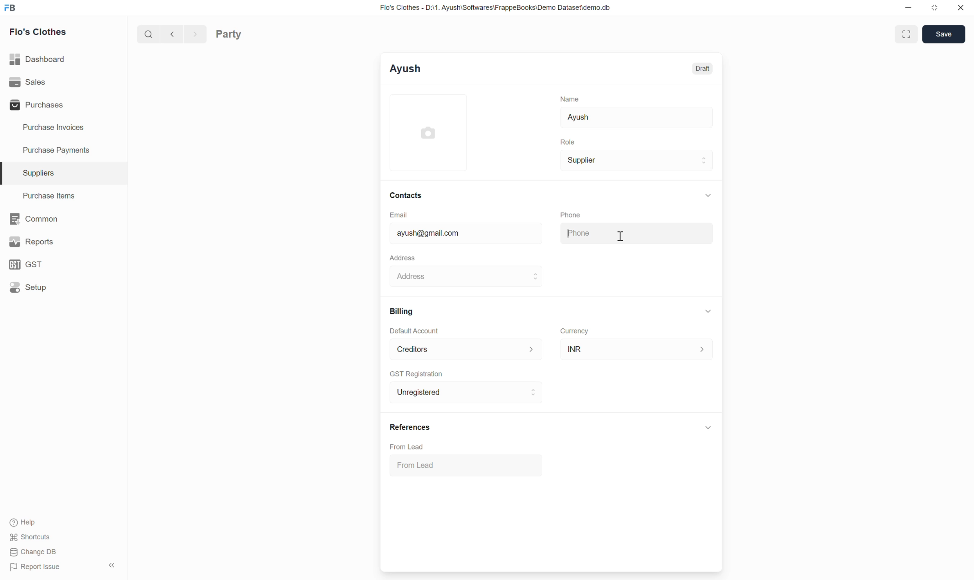 The height and width of the screenshot is (580, 974). What do you see at coordinates (571, 215) in the screenshot?
I see `Phone` at bounding box center [571, 215].